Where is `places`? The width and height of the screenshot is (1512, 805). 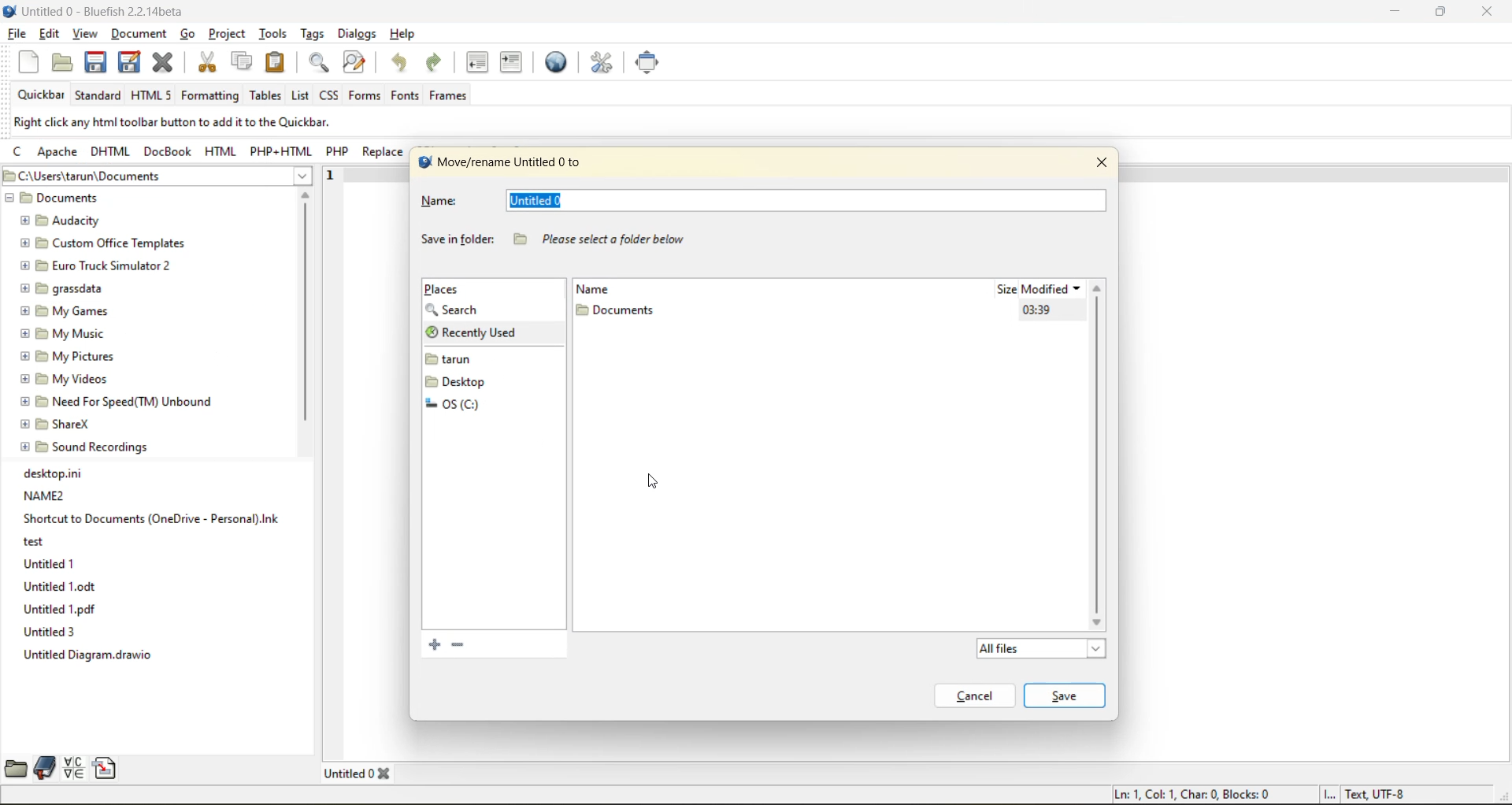 places is located at coordinates (451, 289).